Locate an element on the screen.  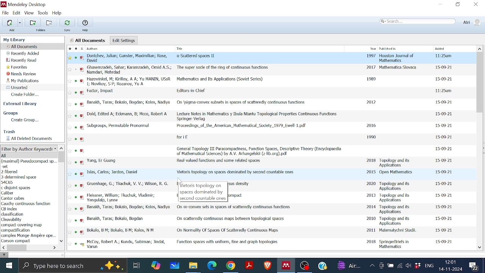
Show hidden Icons is located at coordinates (373, 265).